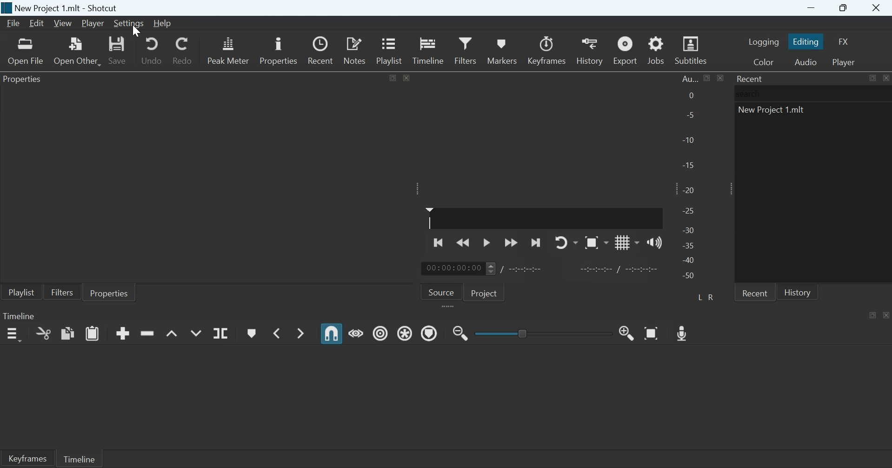  Describe the element at coordinates (302, 333) in the screenshot. I see `Next marker` at that location.